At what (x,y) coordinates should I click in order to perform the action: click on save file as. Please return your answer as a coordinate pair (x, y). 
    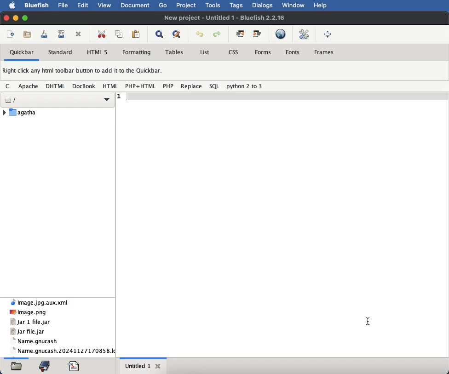
    Looking at the image, I should click on (62, 34).